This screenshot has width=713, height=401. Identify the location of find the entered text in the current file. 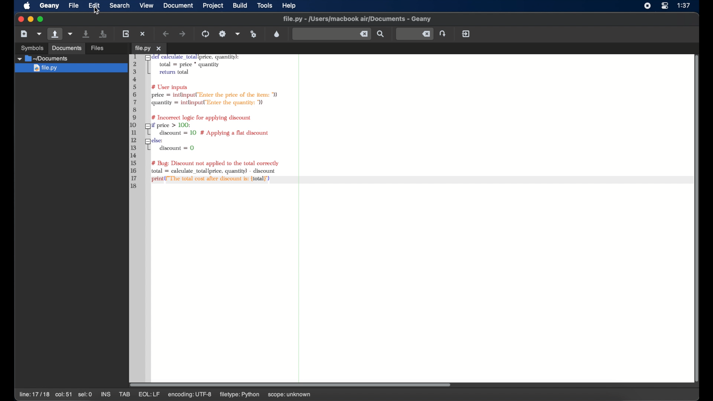
(331, 34).